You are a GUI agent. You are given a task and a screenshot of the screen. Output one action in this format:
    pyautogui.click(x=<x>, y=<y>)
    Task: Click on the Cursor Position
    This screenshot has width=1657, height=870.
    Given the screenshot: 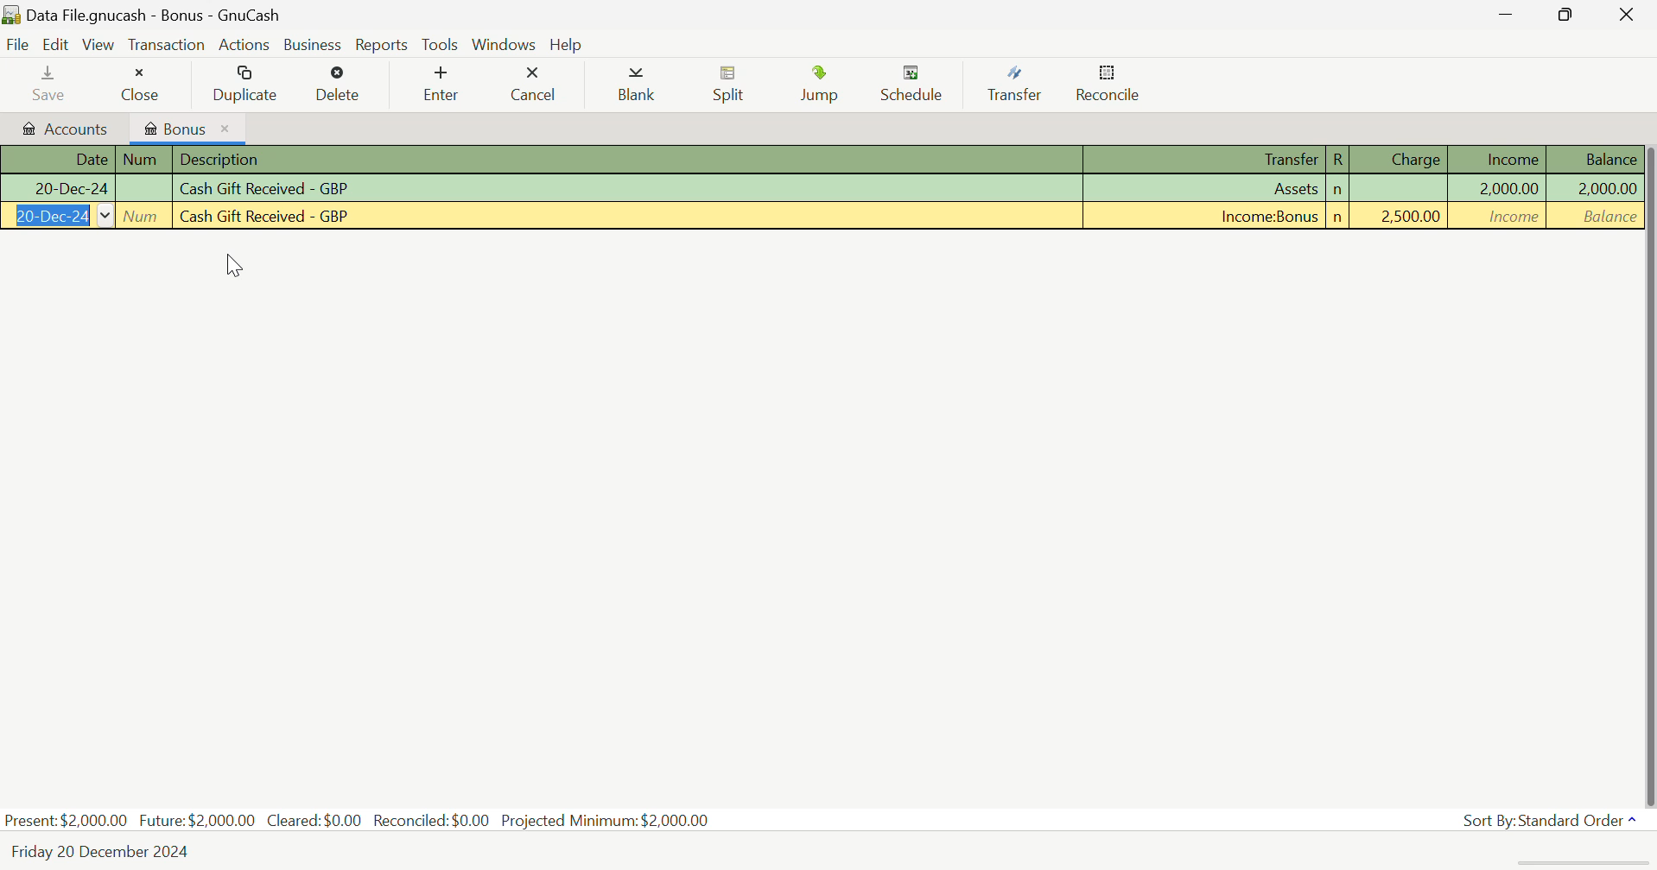 What is the action you would take?
    pyautogui.click(x=238, y=268)
    